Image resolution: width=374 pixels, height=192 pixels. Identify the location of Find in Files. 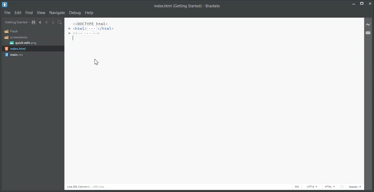
(60, 22).